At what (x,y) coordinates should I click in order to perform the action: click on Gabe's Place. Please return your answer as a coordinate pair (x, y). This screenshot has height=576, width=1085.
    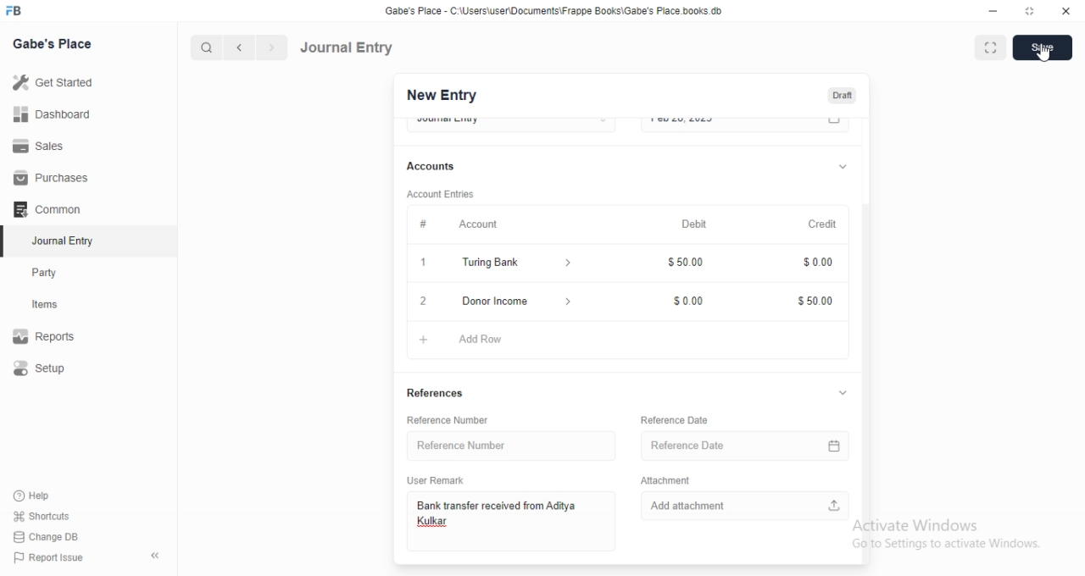
    Looking at the image, I should click on (53, 43).